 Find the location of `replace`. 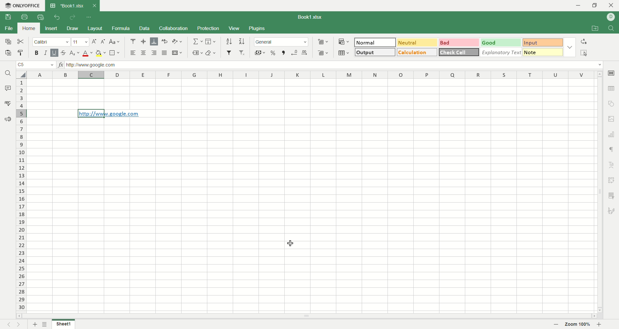

replace is located at coordinates (584, 41).